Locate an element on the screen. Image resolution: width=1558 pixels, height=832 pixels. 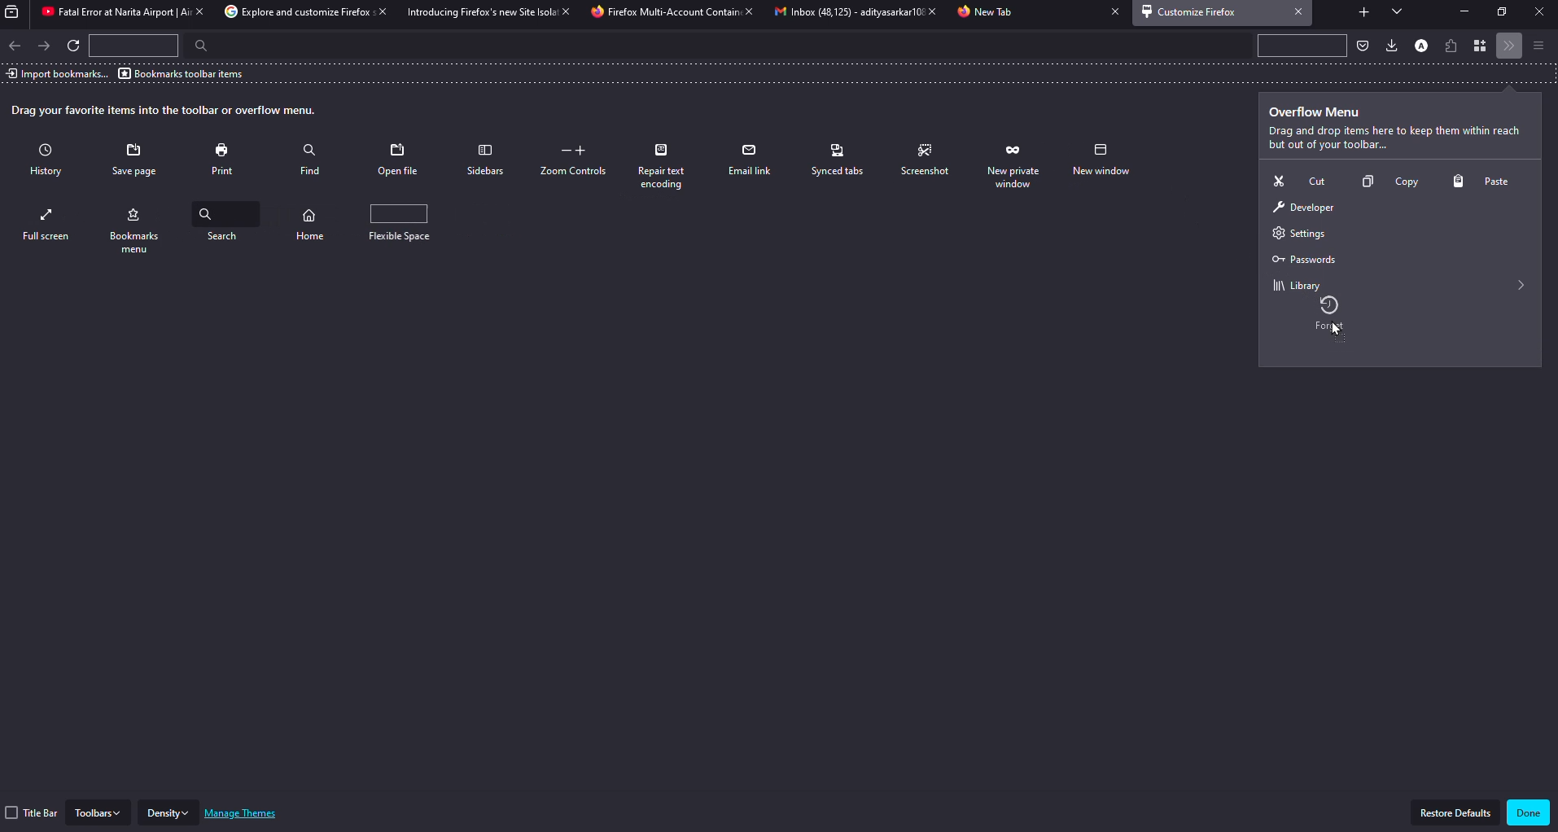
passwords is located at coordinates (1302, 260).